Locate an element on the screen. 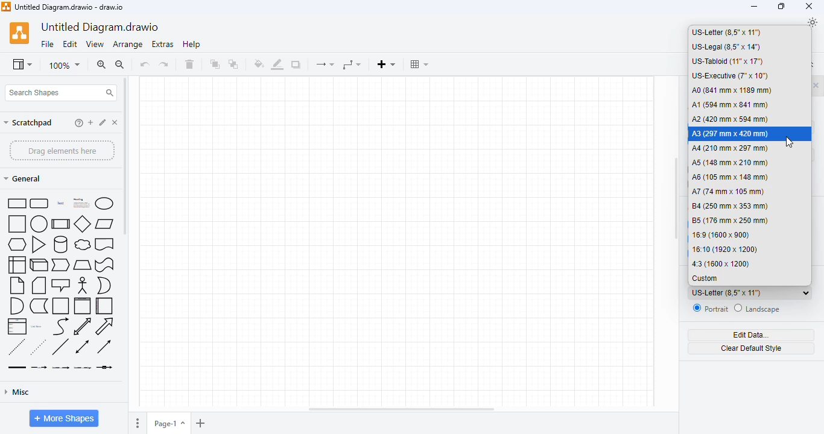  actor is located at coordinates (83, 285).